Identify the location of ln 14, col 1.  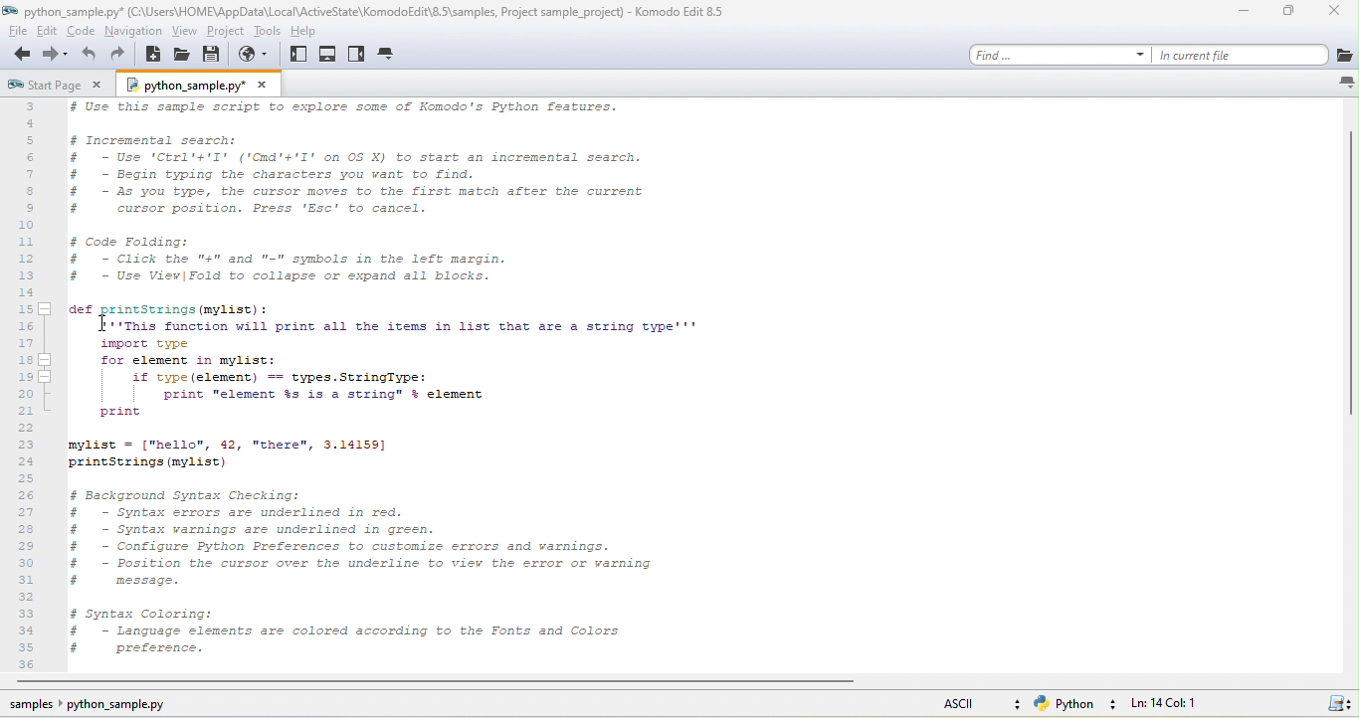
(1201, 704).